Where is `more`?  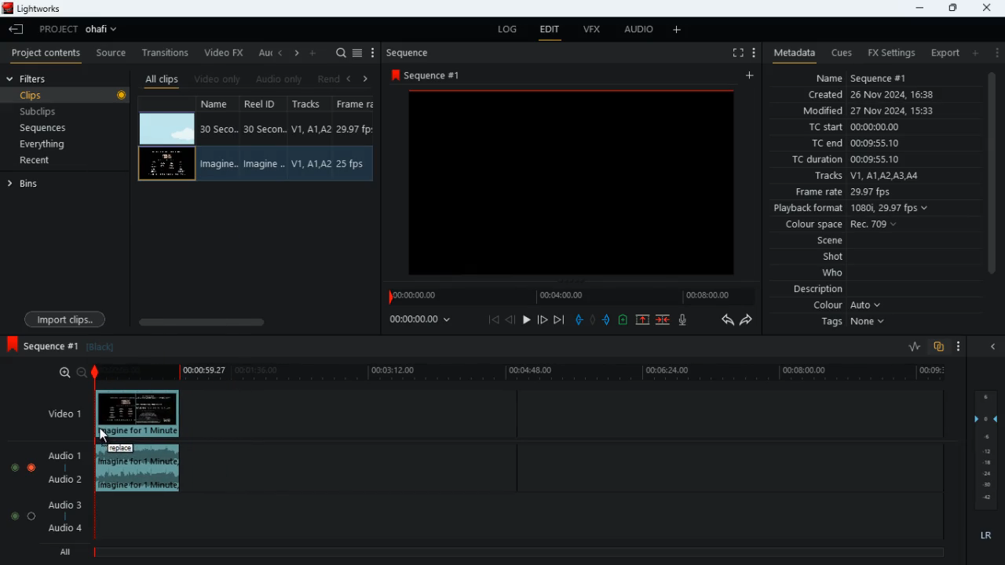 more is located at coordinates (955, 345).